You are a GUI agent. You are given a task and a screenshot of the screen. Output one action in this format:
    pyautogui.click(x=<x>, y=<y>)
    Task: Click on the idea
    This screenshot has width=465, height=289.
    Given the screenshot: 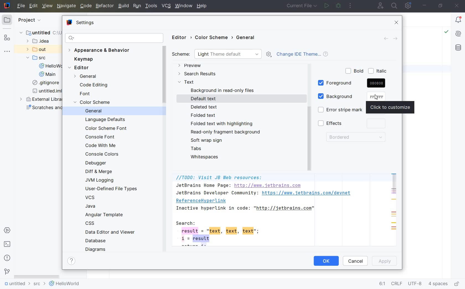 What is the action you would take?
    pyautogui.click(x=42, y=42)
    